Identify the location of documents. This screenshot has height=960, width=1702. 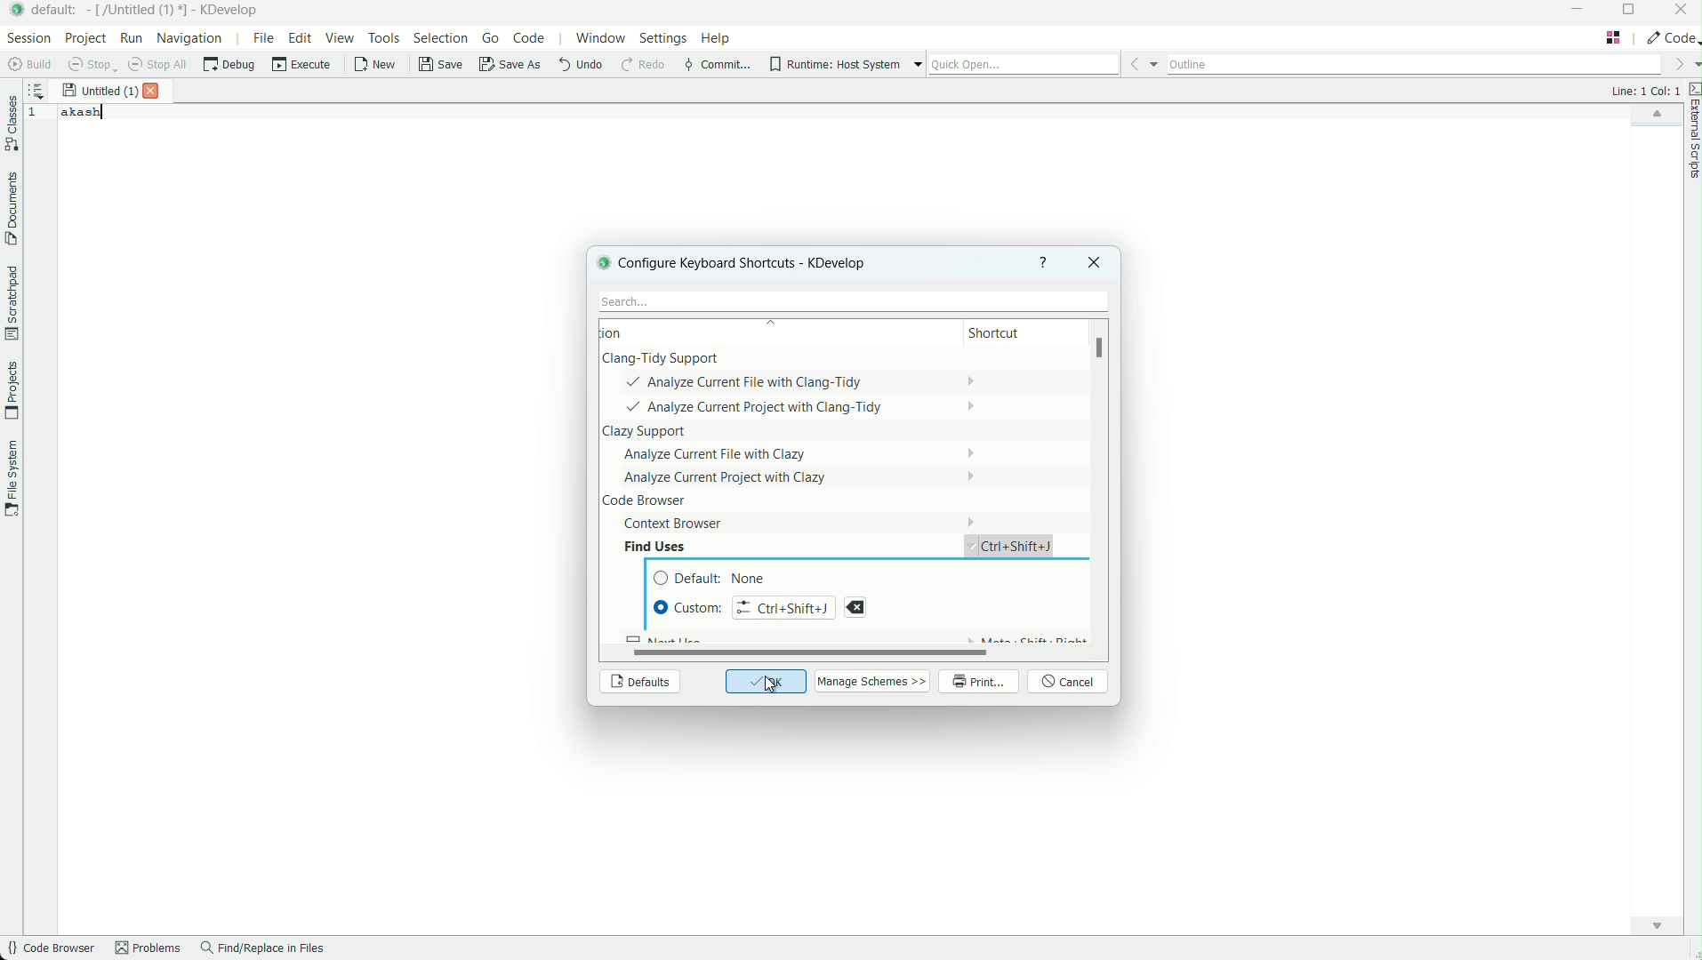
(11, 209).